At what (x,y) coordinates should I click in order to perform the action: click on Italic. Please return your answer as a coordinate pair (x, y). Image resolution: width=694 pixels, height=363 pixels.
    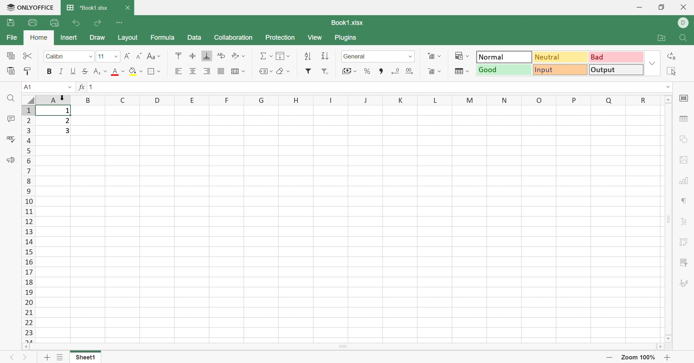
    Looking at the image, I should click on (61, 71).